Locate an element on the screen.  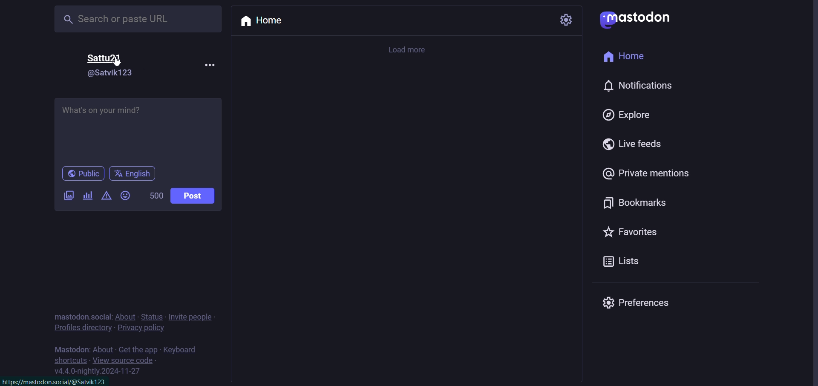
live feeds is located at coordinates (631, 144).